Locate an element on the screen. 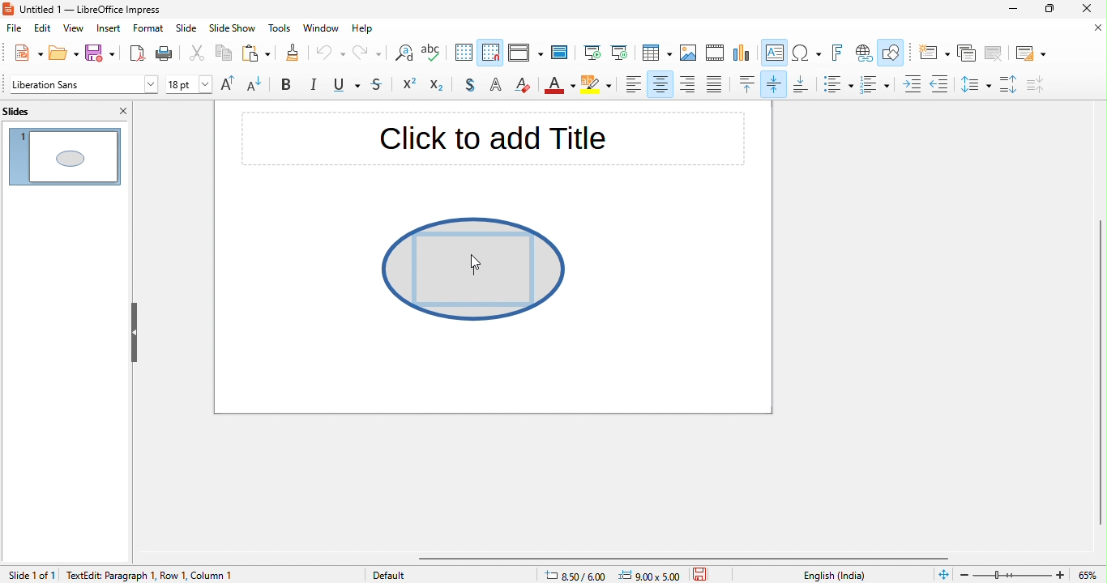 This screenshot has height=583, width=1107. display to grid is located at coordinates (464, 53).